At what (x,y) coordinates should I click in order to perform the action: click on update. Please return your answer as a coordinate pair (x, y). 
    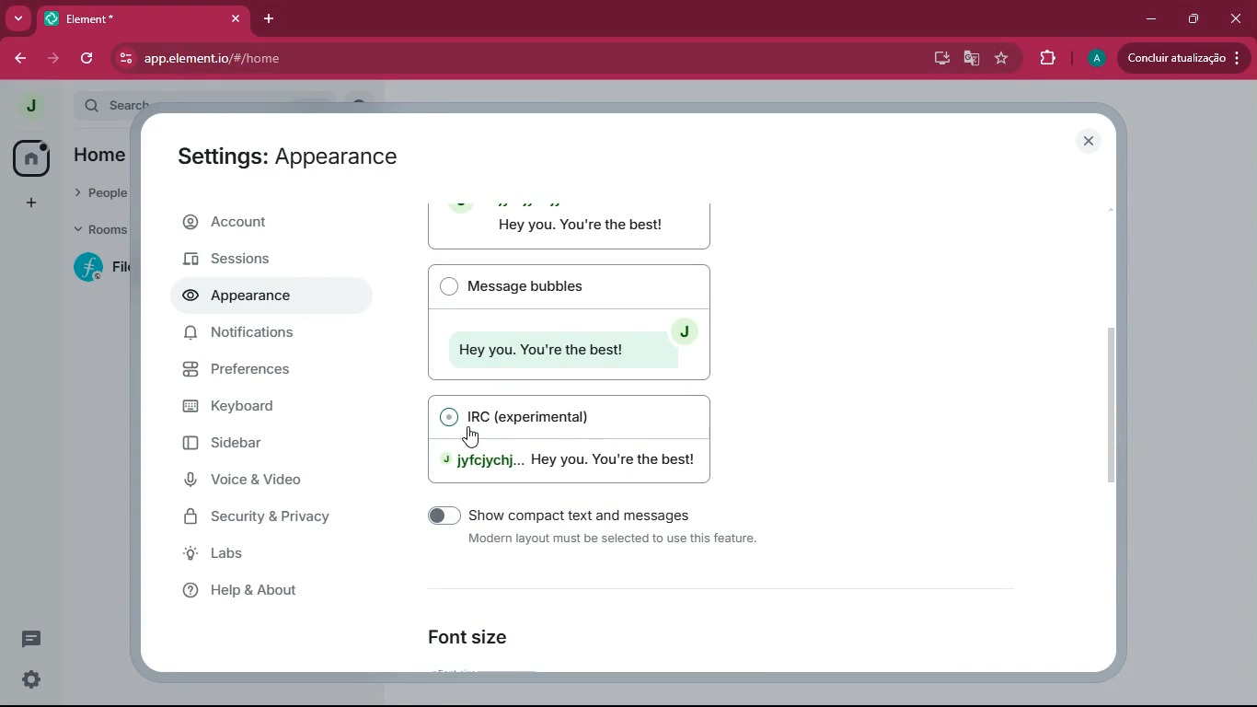
    Looking at the image, I should click on (1183, 60).